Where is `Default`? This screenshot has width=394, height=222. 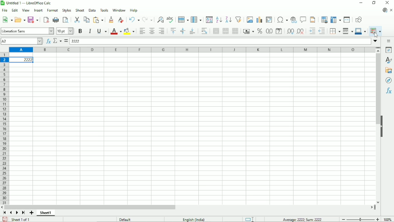 Default is located at coordinates (125, 219).